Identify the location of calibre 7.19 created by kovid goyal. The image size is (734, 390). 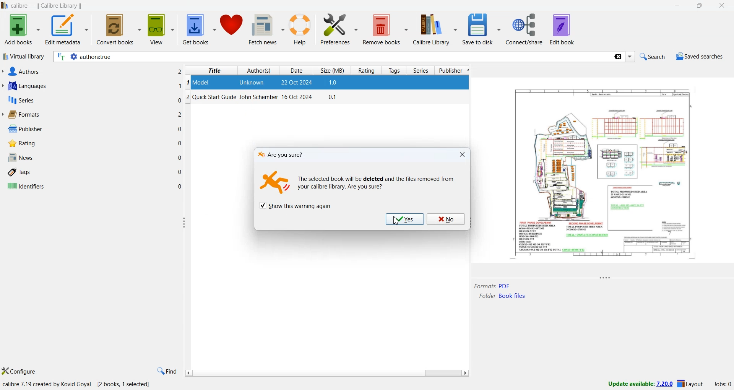
(48, 385).